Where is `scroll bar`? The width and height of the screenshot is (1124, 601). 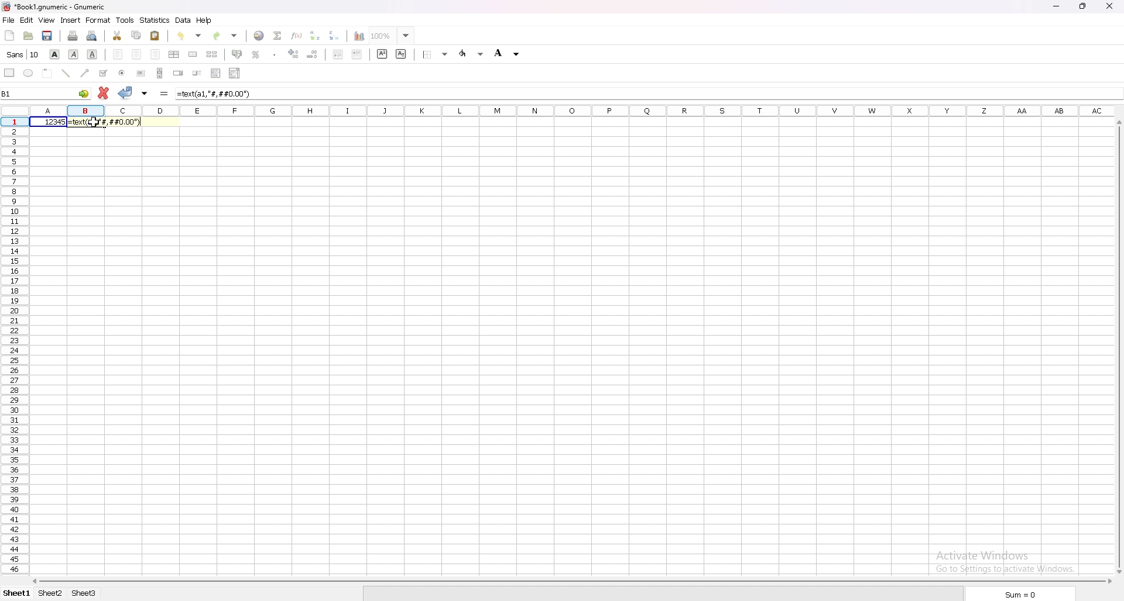
scroll bar is located at coordinates (1118, 348).